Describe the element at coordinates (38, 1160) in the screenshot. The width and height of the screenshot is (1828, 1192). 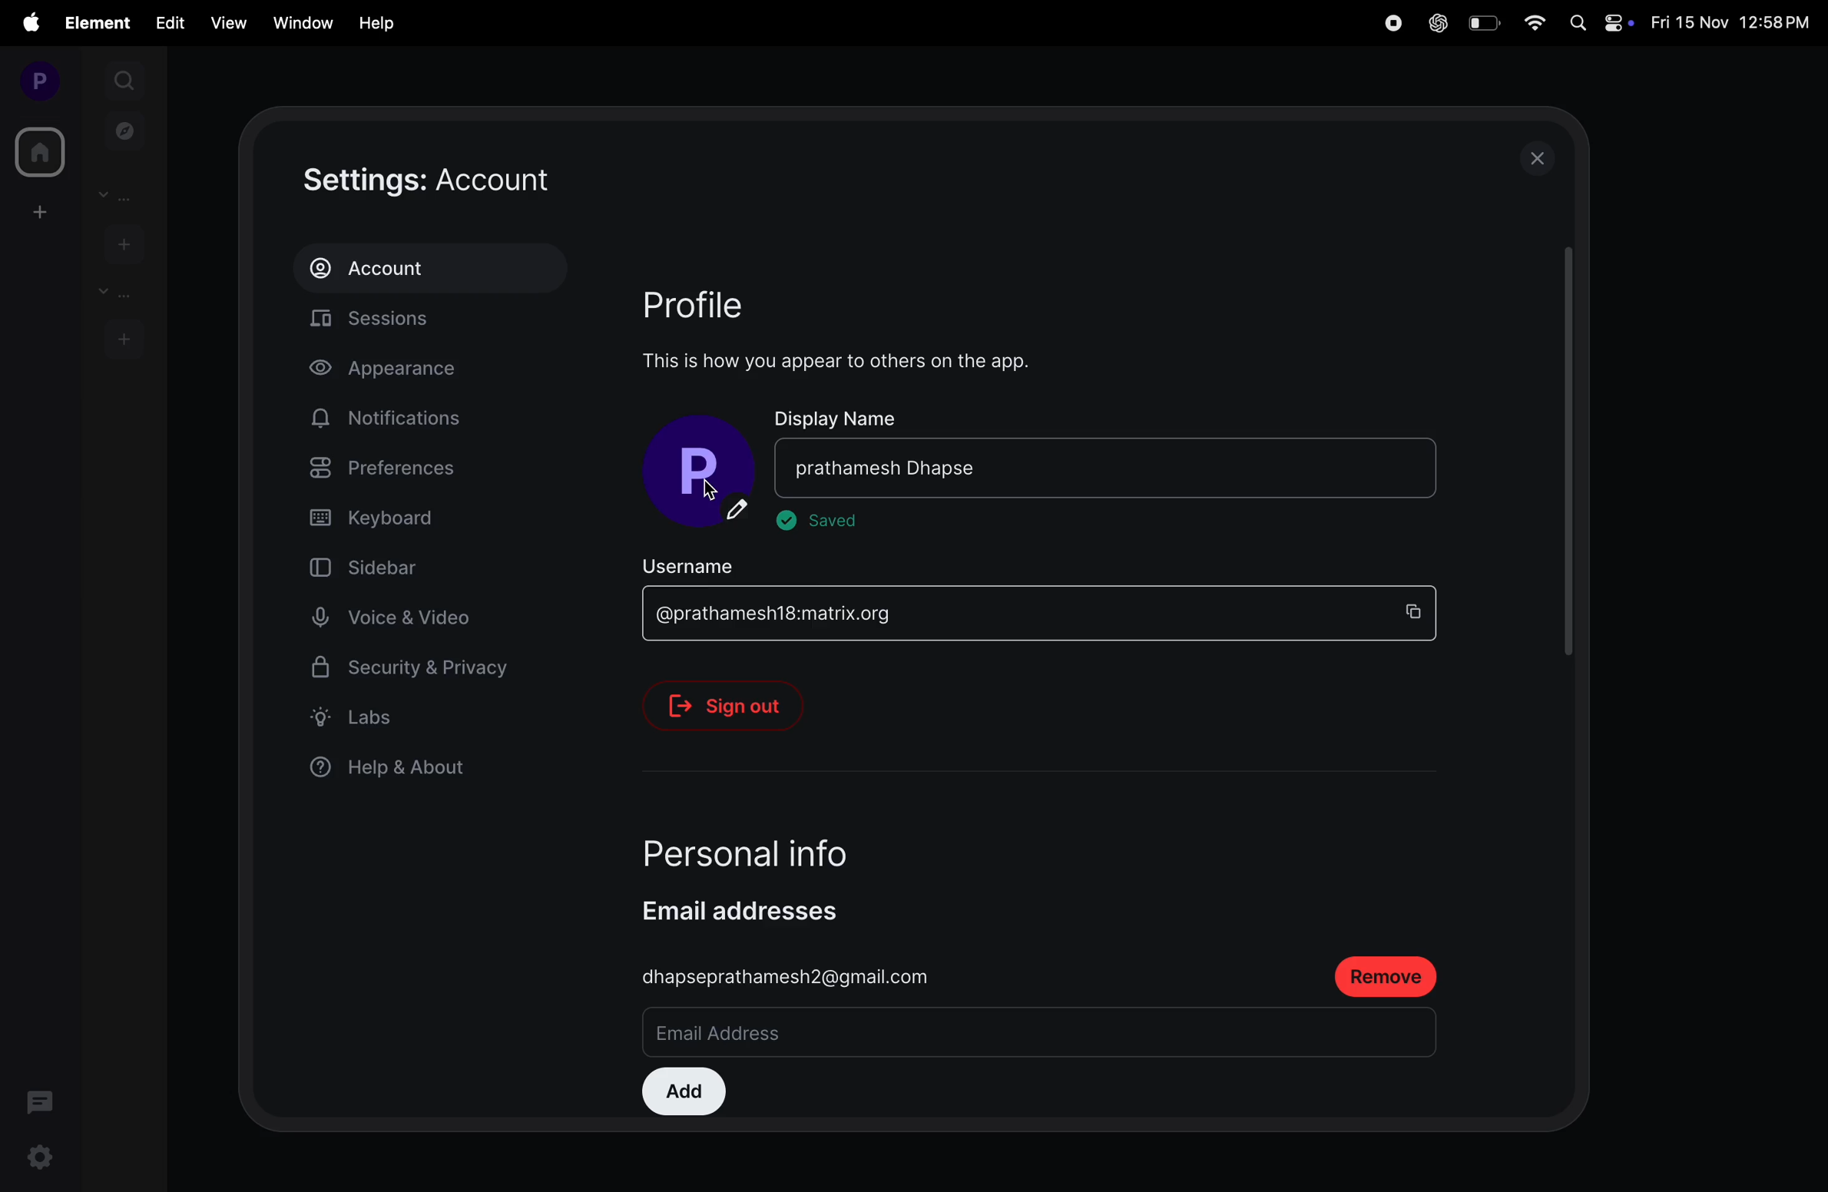
I see `settings` at that location.